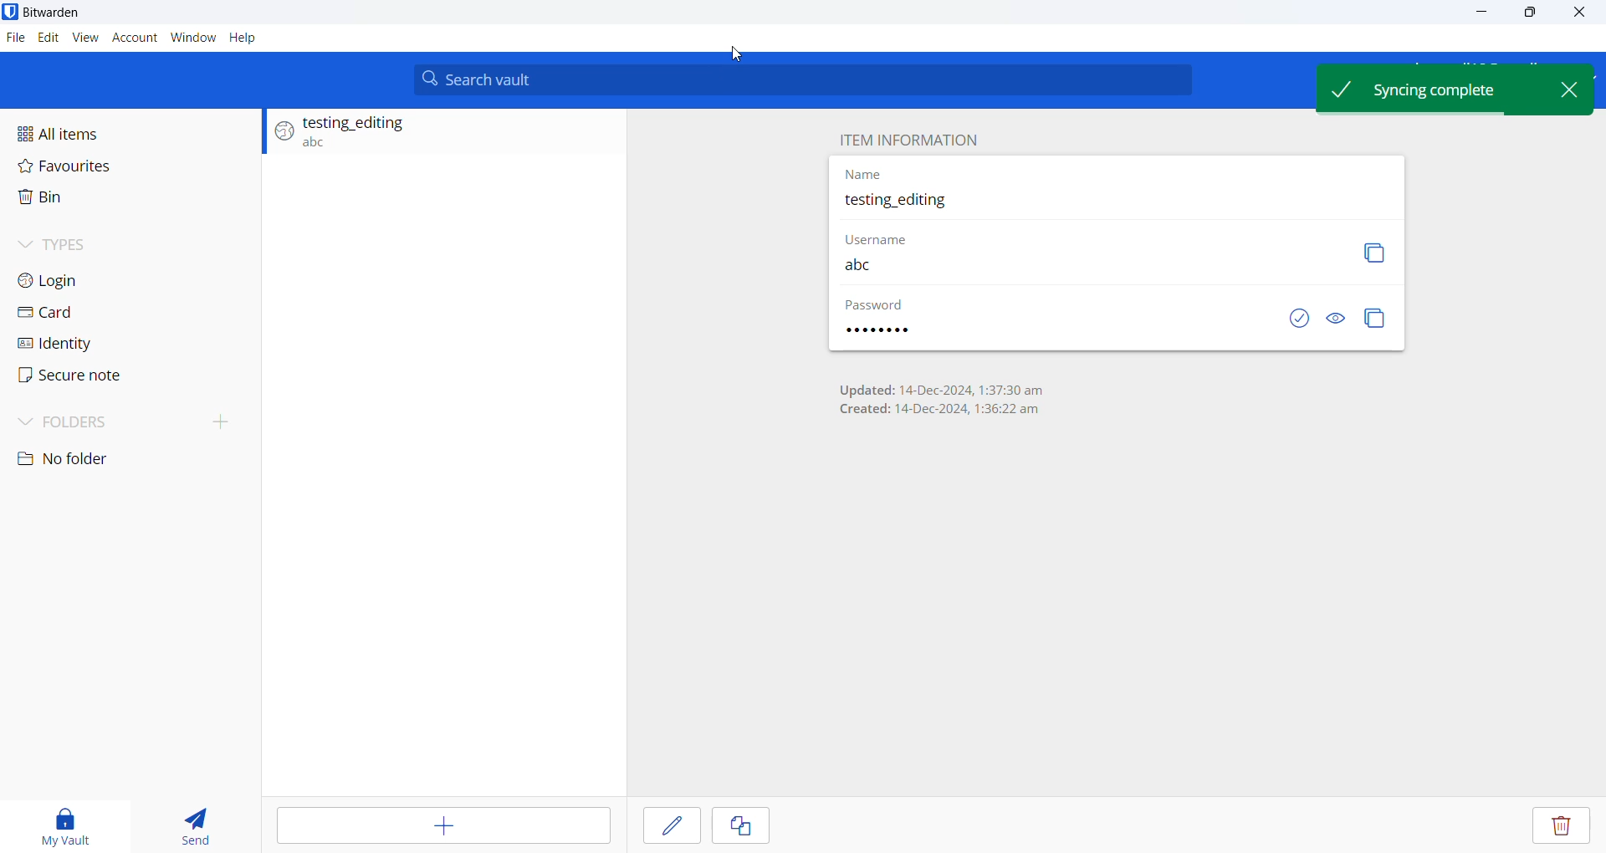  What do you see at coordinates (115, 314) in the screenshot?
I see `Card` at bounding box center [115, 314].